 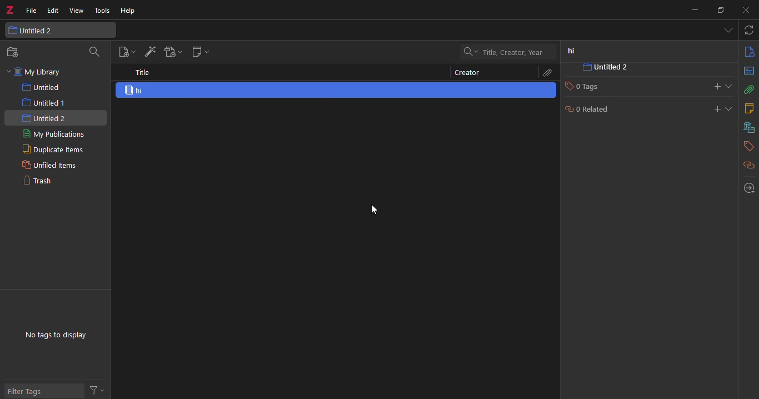 I want to click on Untitled 2, so click(x=617, y=68).